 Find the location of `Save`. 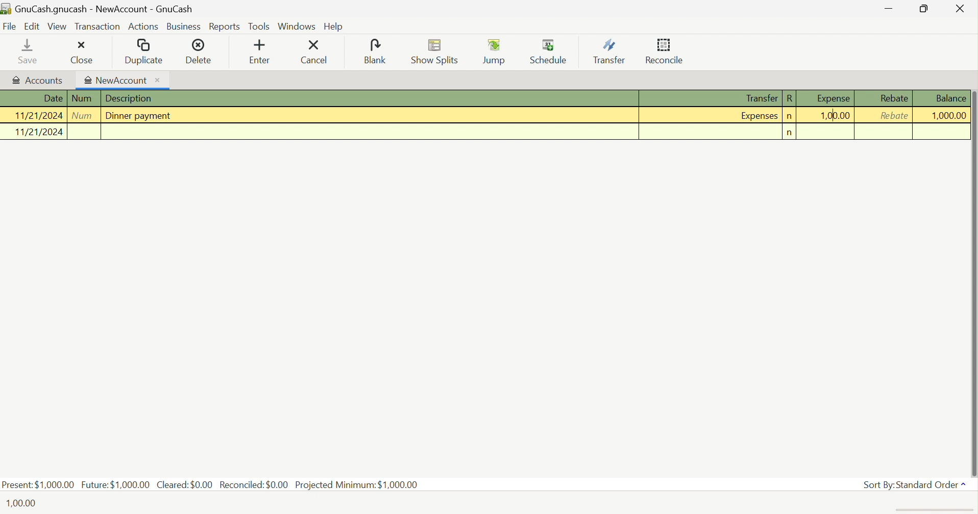

Save is located at coordinates (20, 51).